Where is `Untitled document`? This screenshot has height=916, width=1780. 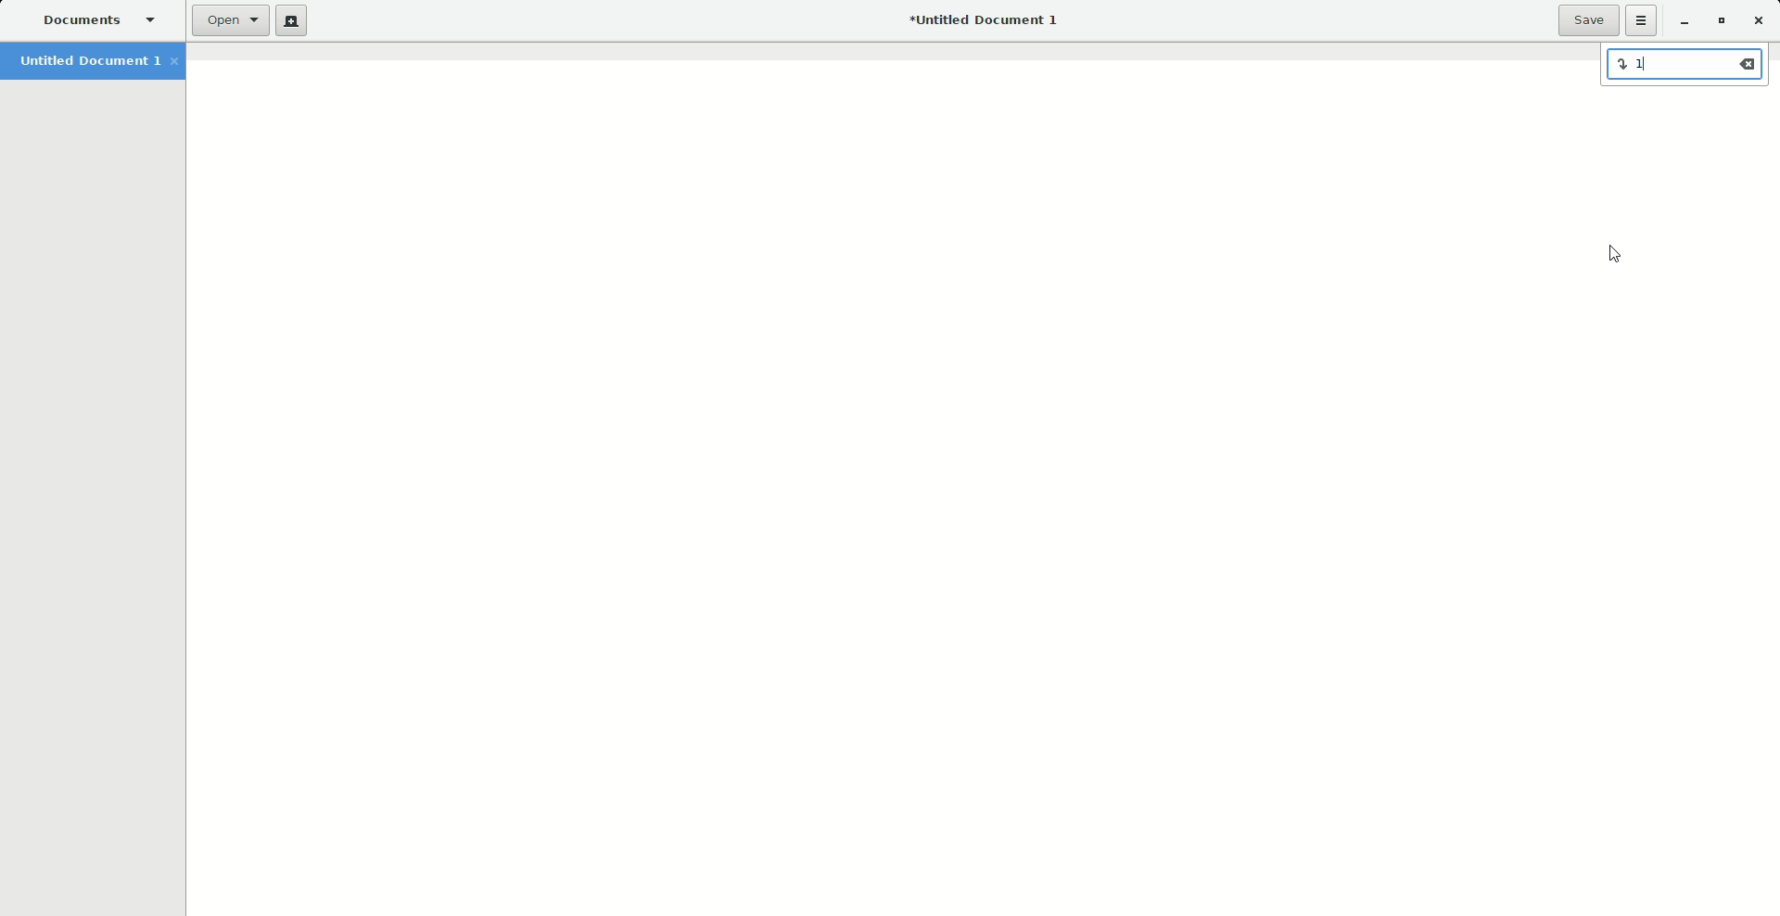 Untitled document is located at coordinates (983, 21).